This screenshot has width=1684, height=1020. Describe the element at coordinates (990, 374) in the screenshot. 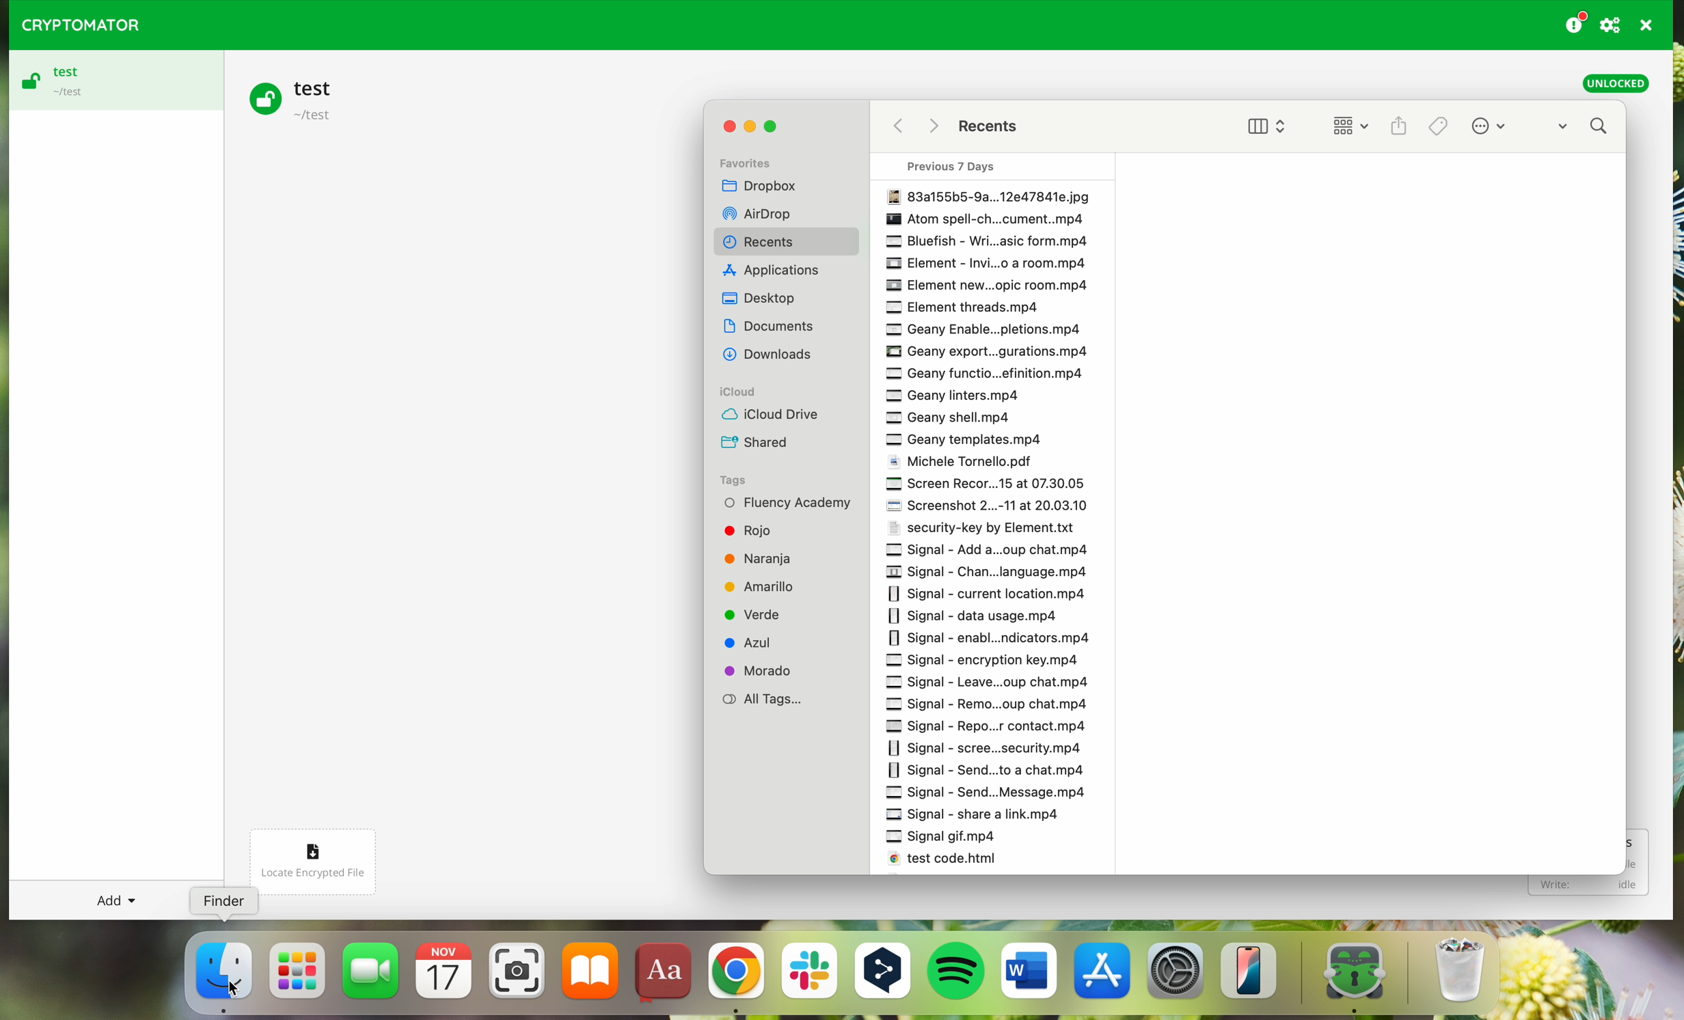

I see `Geany function` at that location.